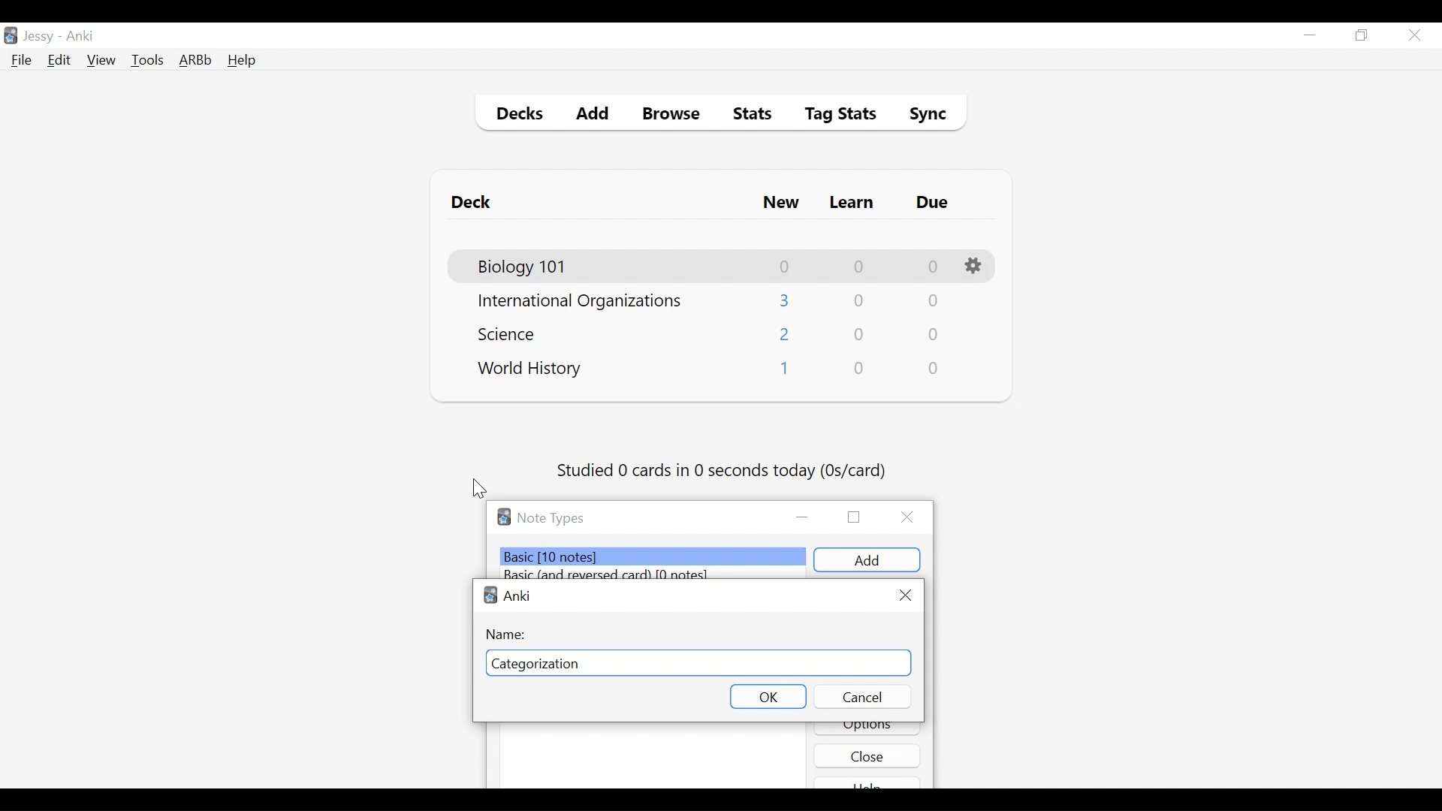 The width and height of the screenshot is (1442, 811). Describe the element at coordinates (58, 62) in the screenshot. I see `Edit` at that location.